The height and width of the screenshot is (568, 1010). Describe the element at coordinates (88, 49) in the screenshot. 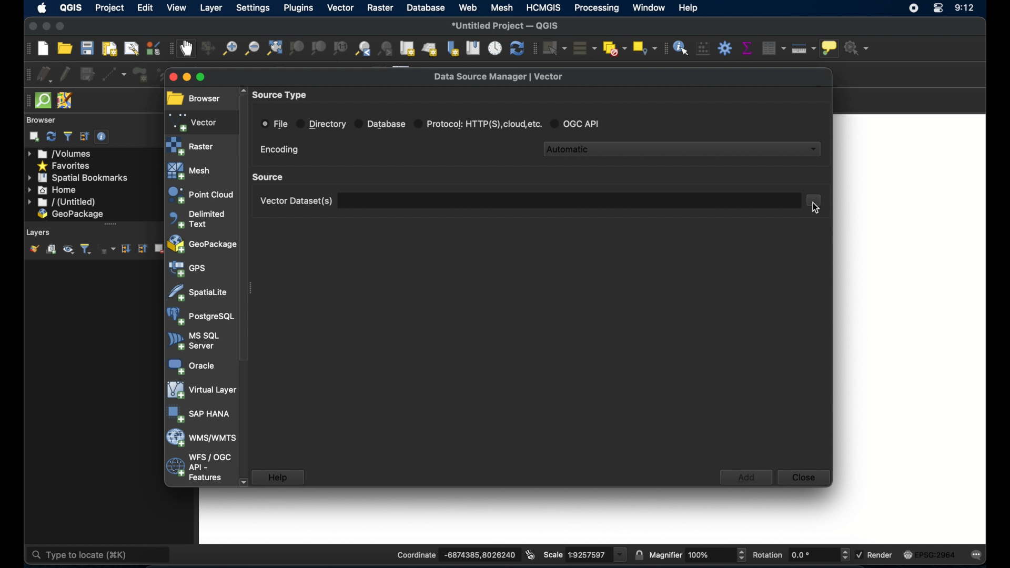

I see `save project` at that location.